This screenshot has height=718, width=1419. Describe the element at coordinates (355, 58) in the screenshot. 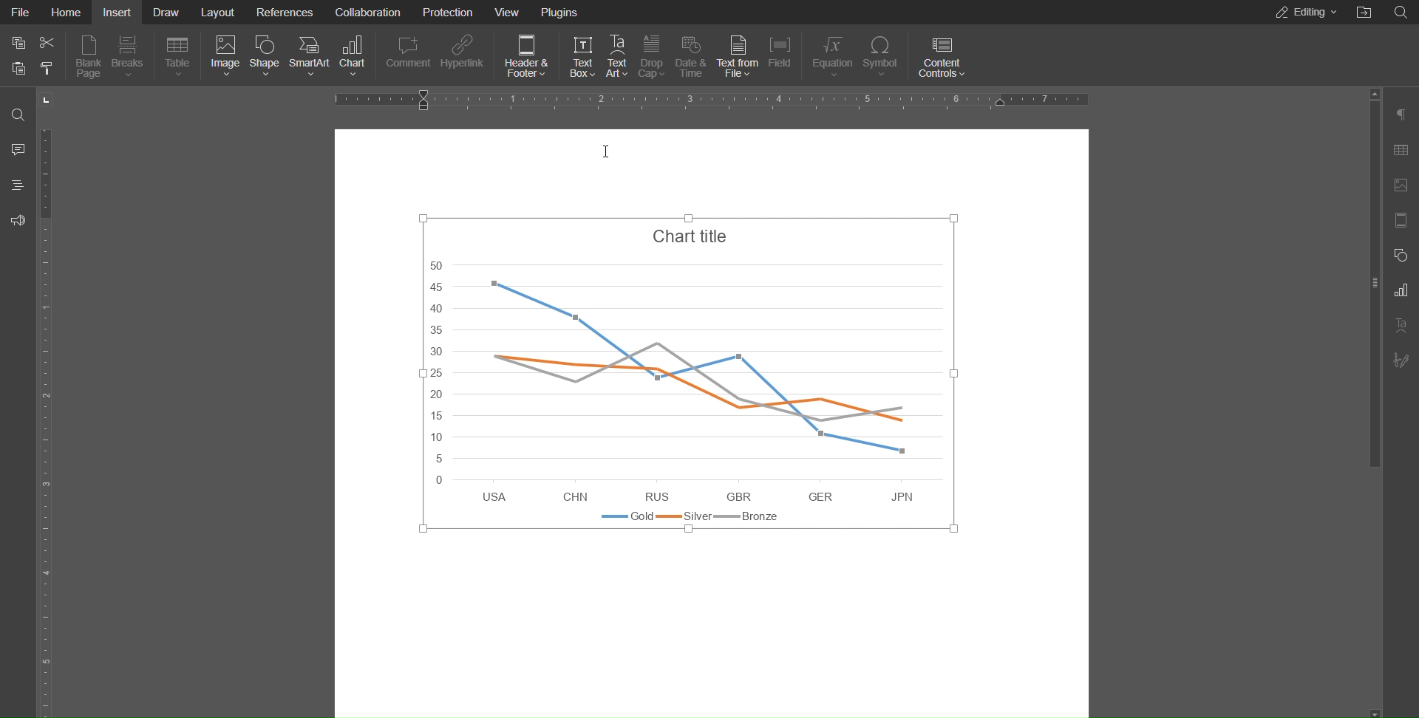

I see `Chart` at that location.